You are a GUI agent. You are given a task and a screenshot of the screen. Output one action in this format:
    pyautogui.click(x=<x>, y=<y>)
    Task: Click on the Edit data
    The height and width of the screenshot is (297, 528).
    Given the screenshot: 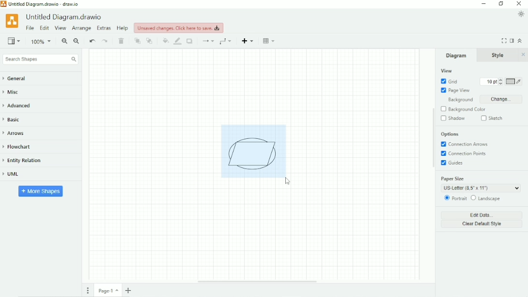 What is the action you would take?
    pyautogui.click(x=483, y=215)
    